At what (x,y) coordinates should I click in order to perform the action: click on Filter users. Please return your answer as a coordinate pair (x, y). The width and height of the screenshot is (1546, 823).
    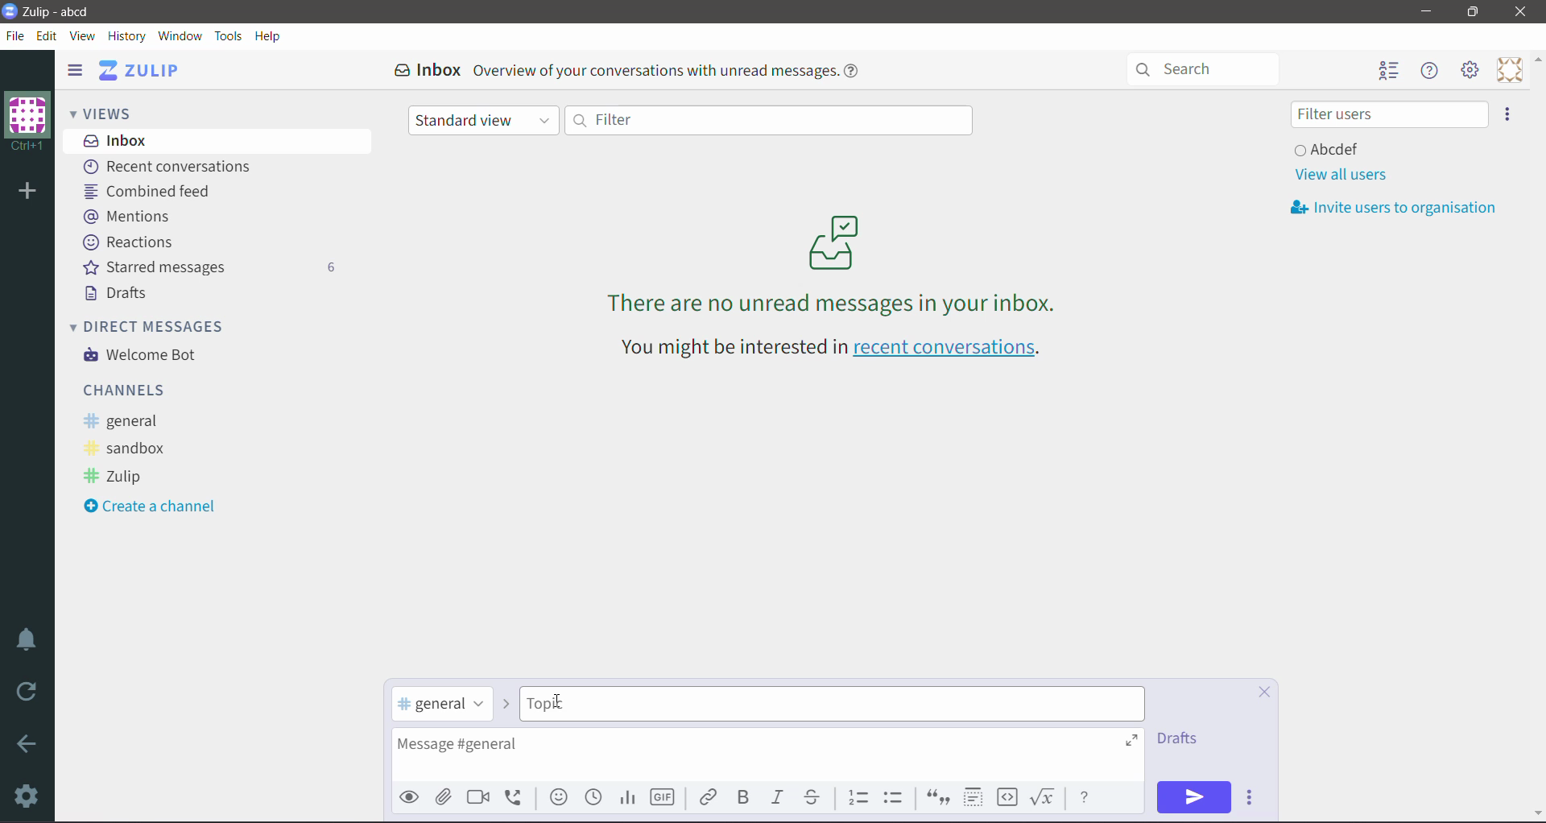
    Looking at the image, I should click on (1389, 114).